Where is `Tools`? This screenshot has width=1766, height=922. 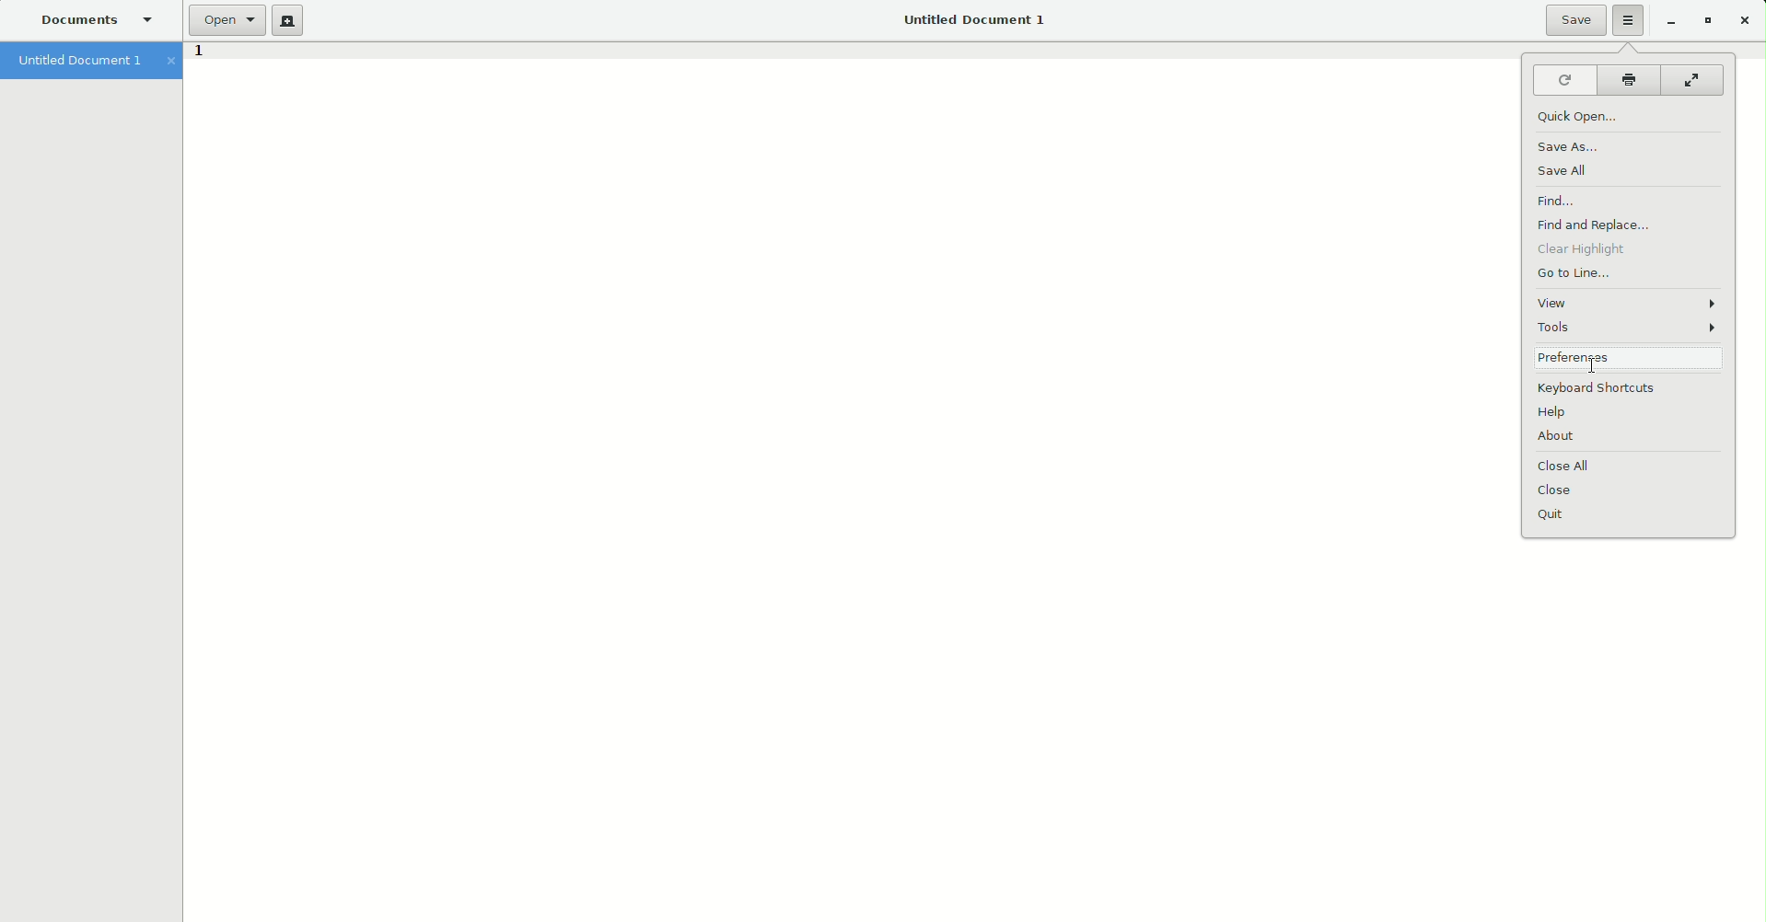 Tools is located at coordinates (1626, 329).